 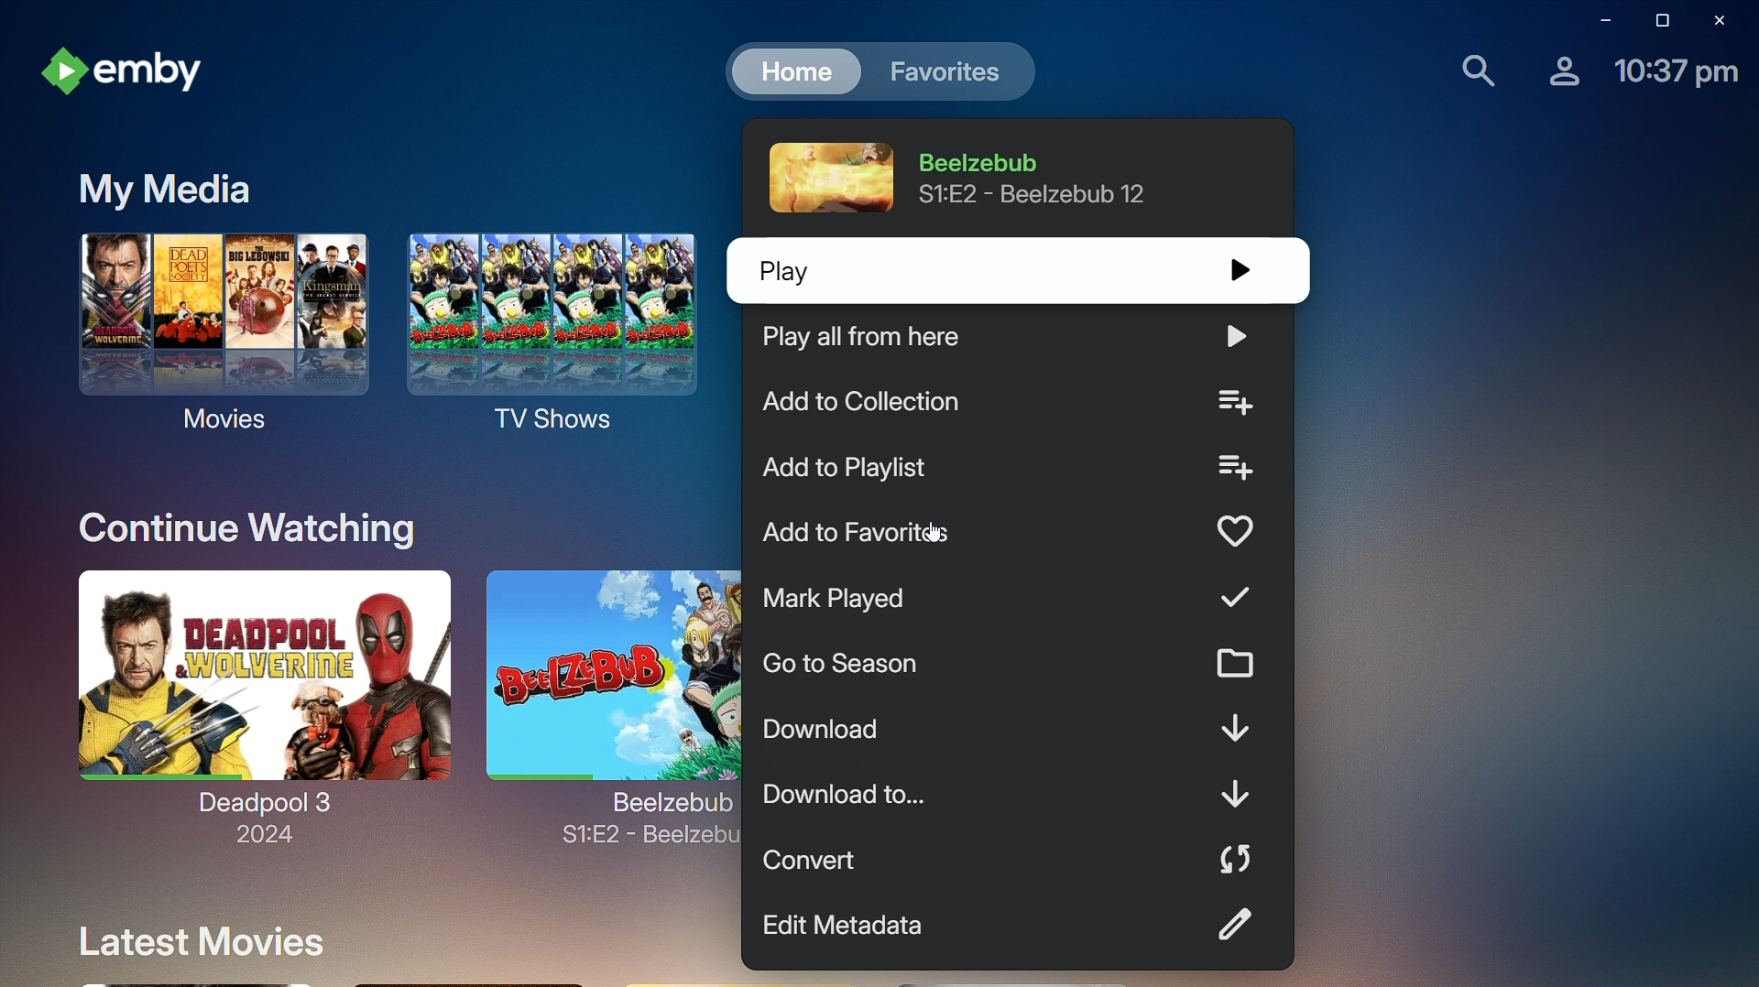 What do you see at coordinates (1012, 923) in the screenshot?
I see `Edit Metadata` at bounding box center [1012, 923].